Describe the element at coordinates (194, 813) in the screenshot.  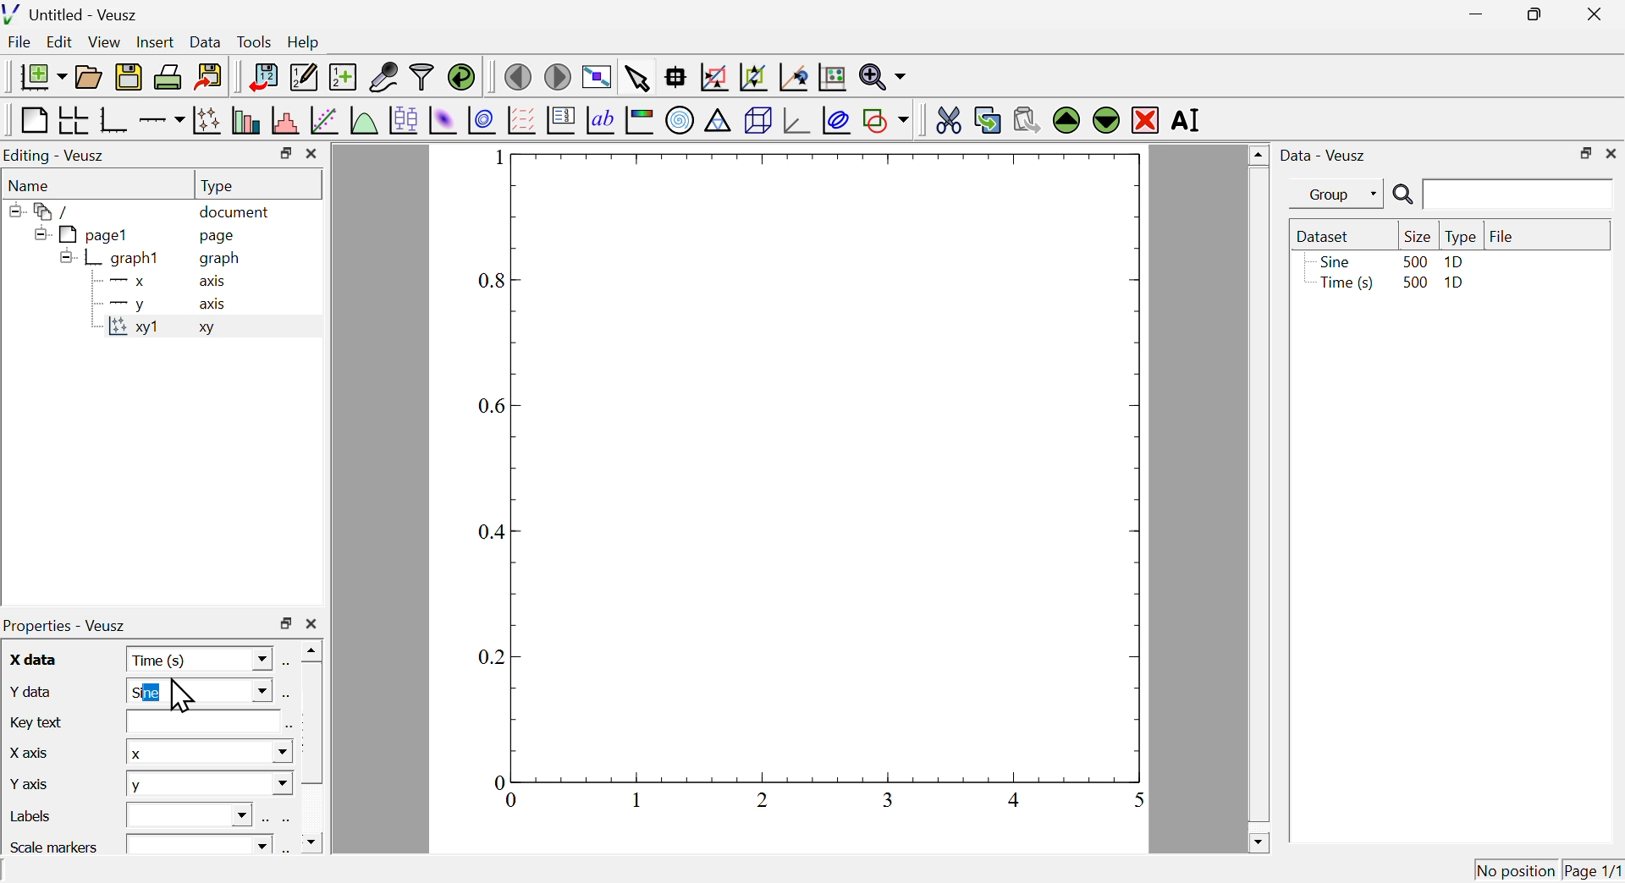
I see `text box` at that location.